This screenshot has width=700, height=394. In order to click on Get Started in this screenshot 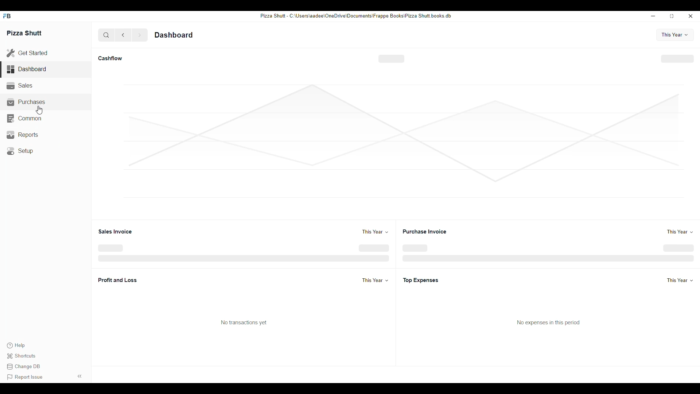, I will do `click(27, 54)`.